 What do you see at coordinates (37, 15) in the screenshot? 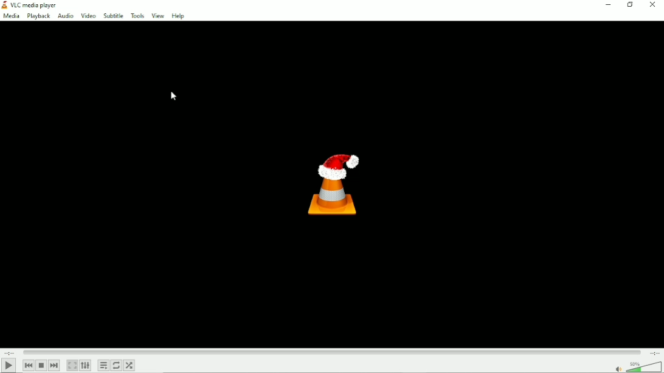
I see `Playback` at bounding box center [37, 15].